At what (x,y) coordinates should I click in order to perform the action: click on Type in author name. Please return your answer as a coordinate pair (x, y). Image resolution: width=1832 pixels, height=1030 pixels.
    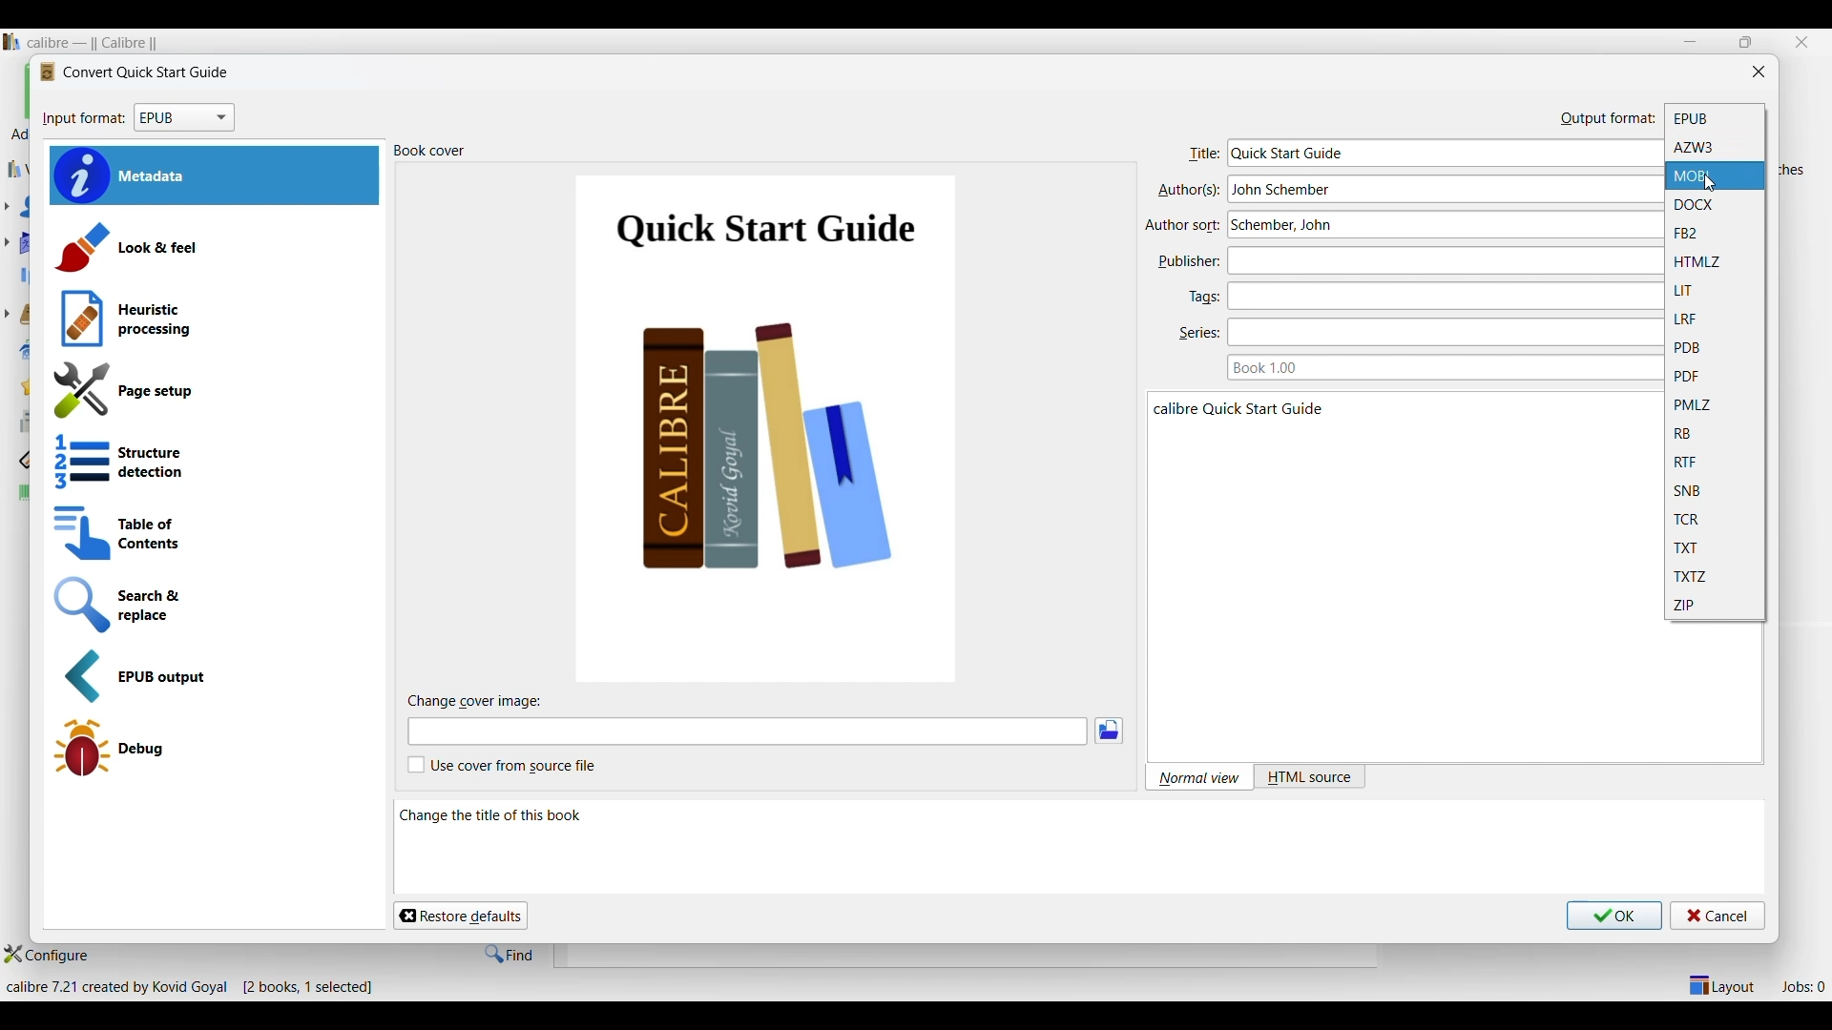
    Looking at the image, I should click on (1438, 225).